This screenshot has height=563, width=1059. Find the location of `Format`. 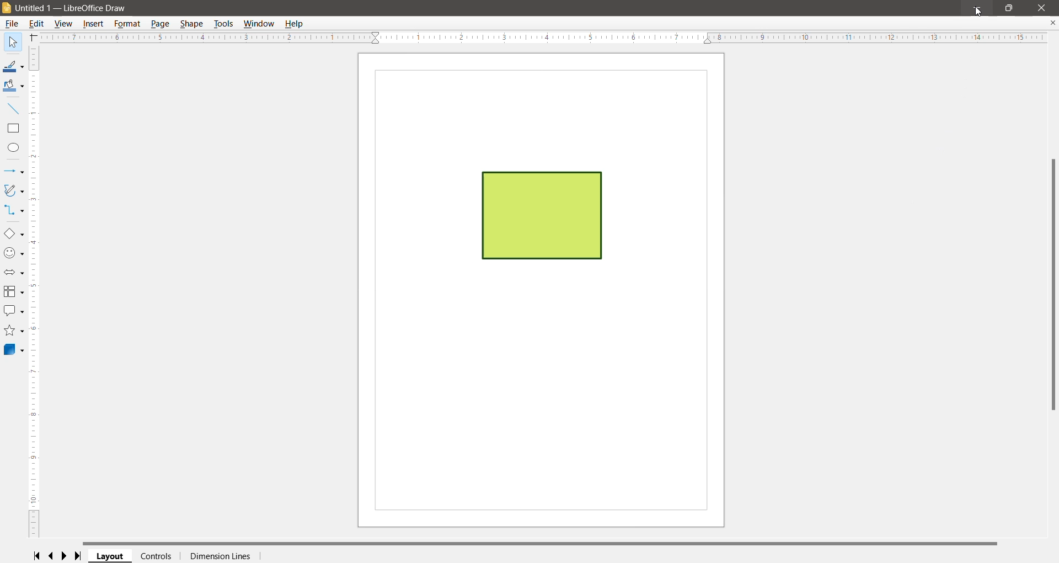

Format is located at coordinates (128, 24).